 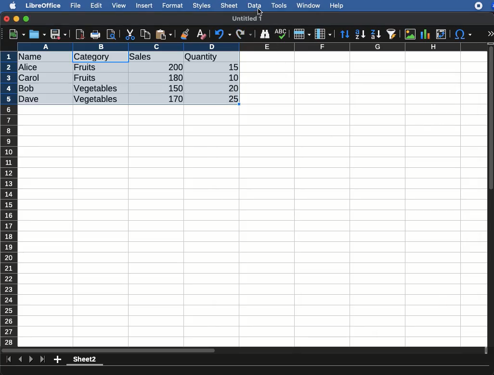 I want to click on save, so click(x=38, y=34).